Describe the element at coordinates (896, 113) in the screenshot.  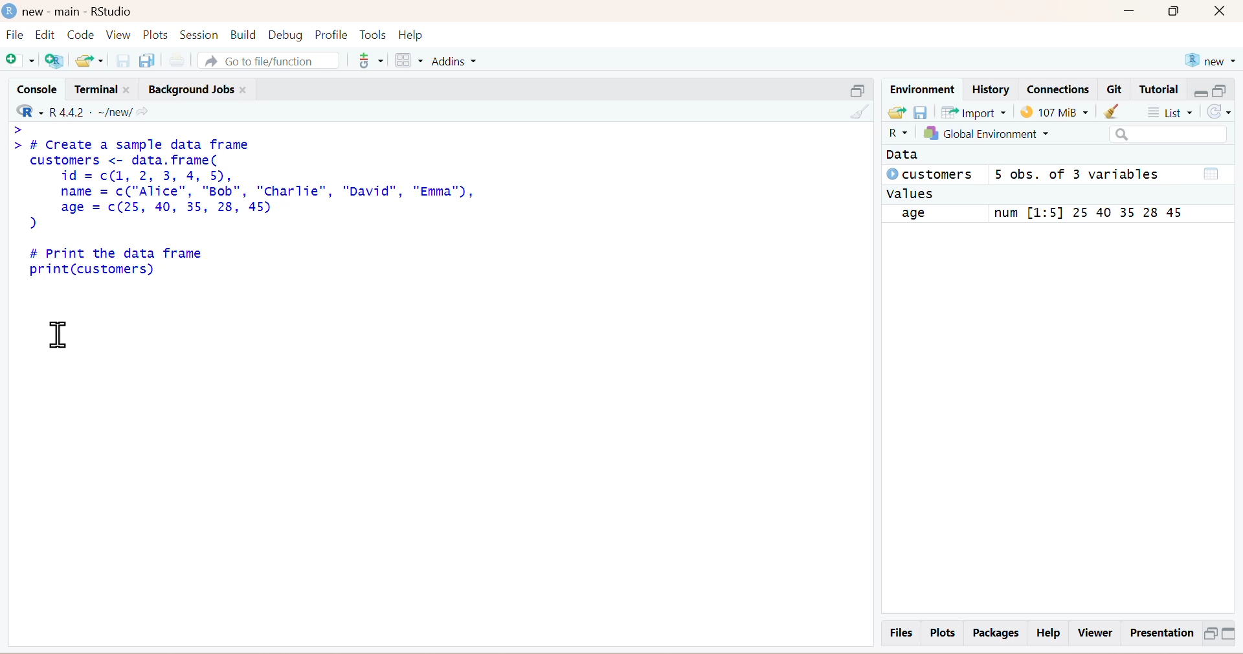
I see `Load workspace` at that location.